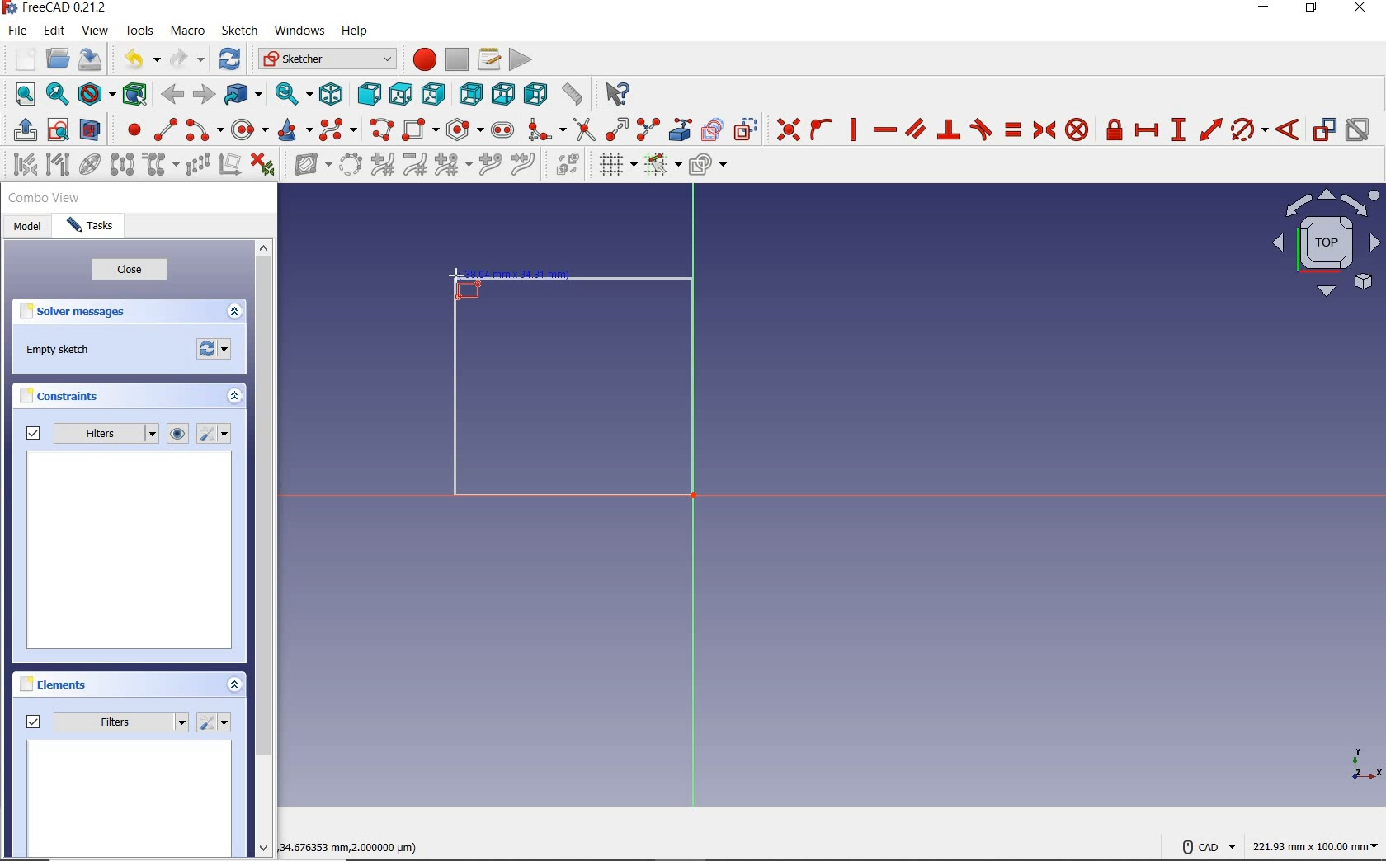 The width and height of the screenshot is (1386, 861). What do you see at coordinates (1115, 129) in the screenshot?
I see `constrain lock` at bounding box center [1115, 129].